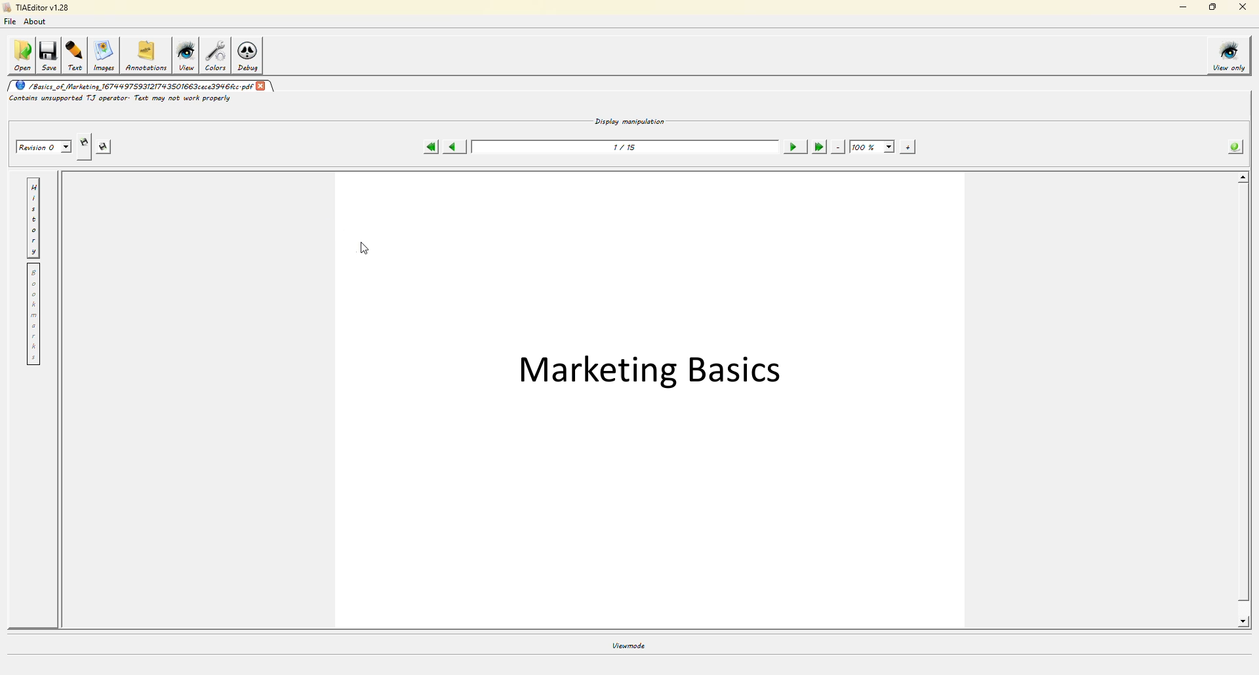 The height and width of the screenshot is (675, 1259). Describe the element at coordinates (1243, 8) in the screenshot. I see `close` at that location.